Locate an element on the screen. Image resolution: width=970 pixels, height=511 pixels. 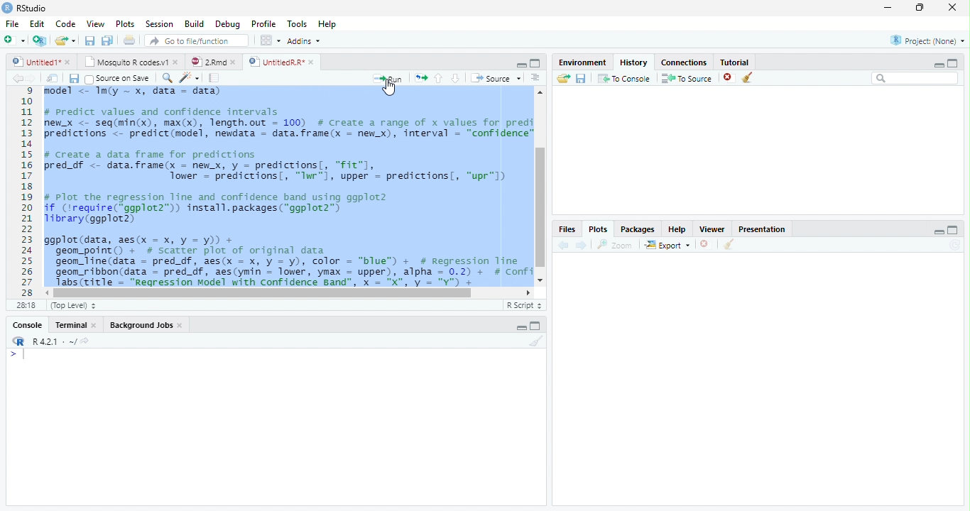
Next is located at coordinates (31, 79).